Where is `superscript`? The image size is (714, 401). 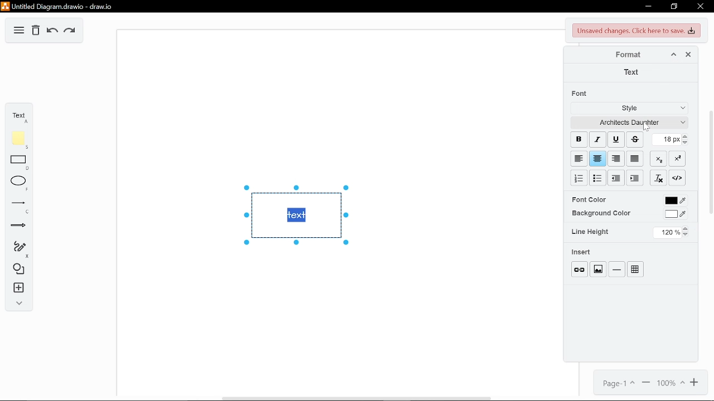 superscript is located at coordinates (677, 158).